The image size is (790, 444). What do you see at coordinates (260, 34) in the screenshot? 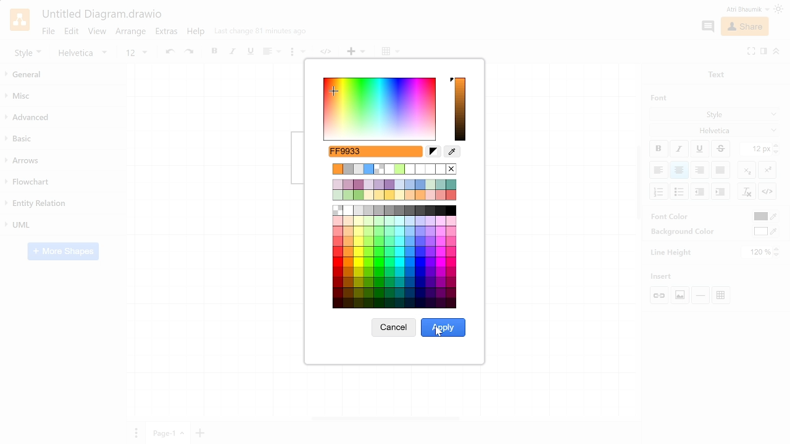
I see `Last change` at bounding box center [260, 34].